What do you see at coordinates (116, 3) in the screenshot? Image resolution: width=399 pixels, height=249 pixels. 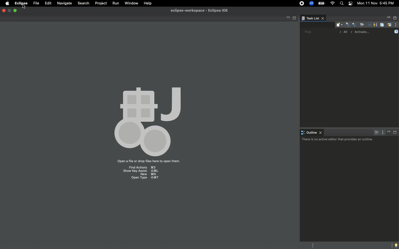 I see `Run` at bounding box center [116, 3].